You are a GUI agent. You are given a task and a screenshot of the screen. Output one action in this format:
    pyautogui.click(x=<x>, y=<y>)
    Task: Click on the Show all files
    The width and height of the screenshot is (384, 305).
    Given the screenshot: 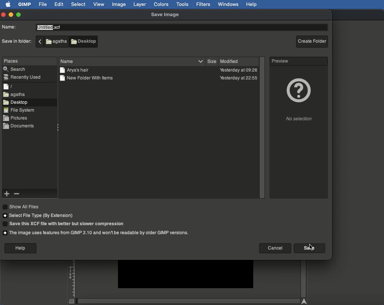 What is the action you would take?
    pyautogui.click(x=23, y=207)
    